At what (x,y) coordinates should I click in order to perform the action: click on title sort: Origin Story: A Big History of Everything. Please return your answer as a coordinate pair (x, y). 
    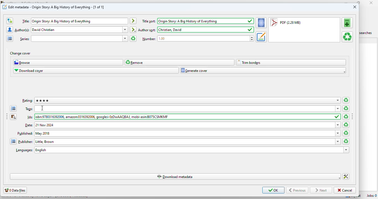
    Looking at the image, I should click on (201, 21).